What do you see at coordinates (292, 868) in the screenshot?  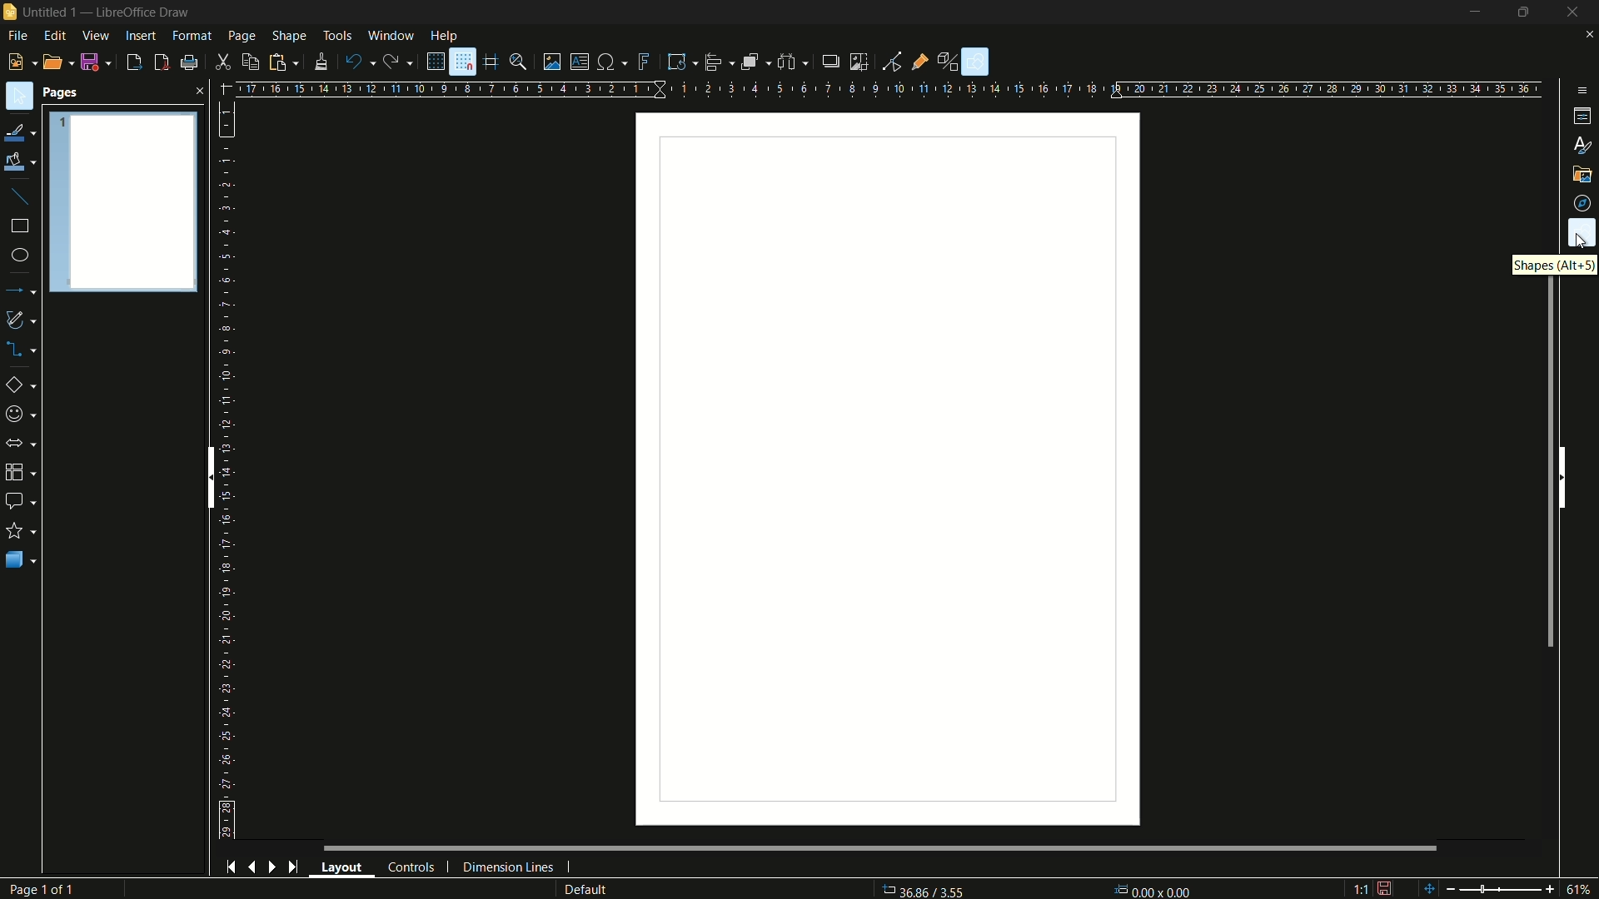 I see `end page` at bounding box center [292, 868].